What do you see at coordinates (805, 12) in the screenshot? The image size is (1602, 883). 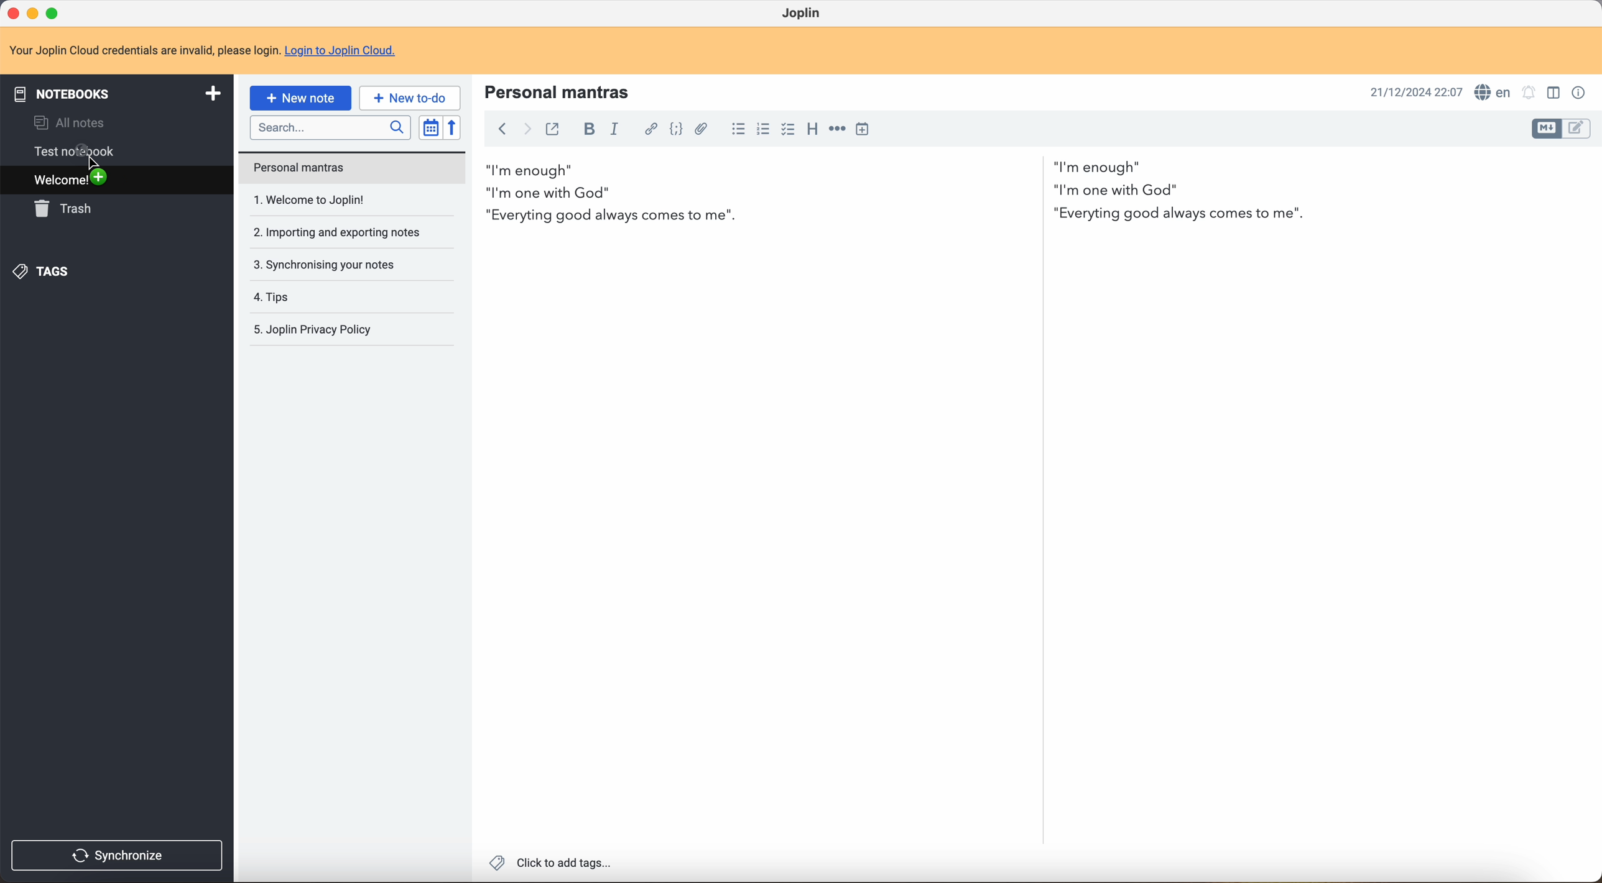 I see `Joplin` at bounding box center [805, 12].